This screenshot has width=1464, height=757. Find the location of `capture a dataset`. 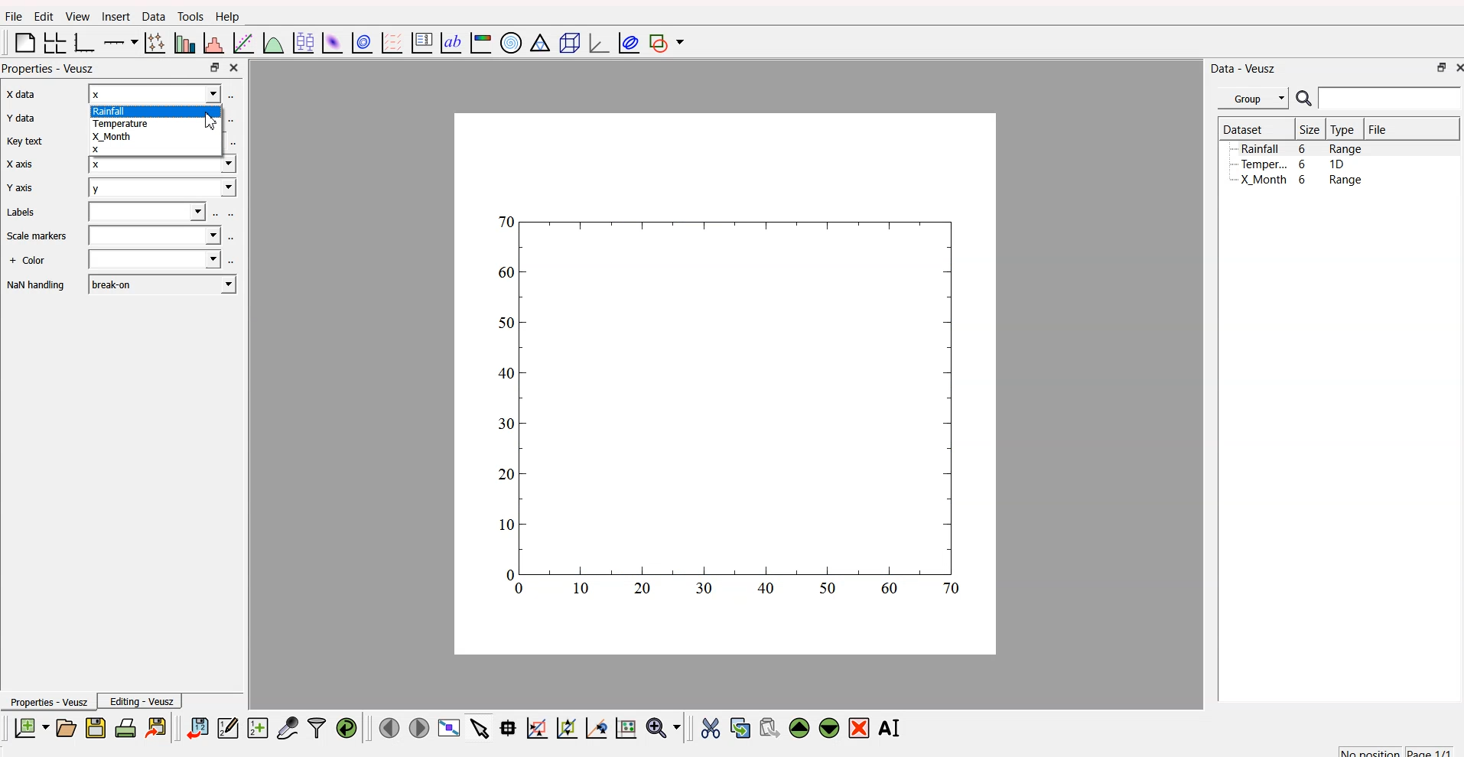

capture a dataset is located at coordinates (287, 725).